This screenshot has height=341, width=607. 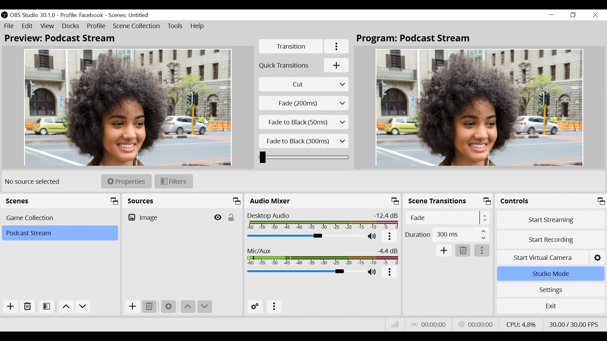 What do you see at coordinates (71, 26) in the screenshot?
I see `Docks` at bounding box center [71, 26].